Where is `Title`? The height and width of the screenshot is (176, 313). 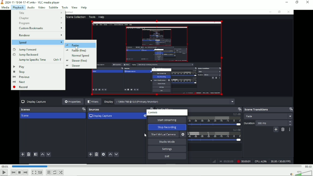
Title is located at coordinates (31, 2).